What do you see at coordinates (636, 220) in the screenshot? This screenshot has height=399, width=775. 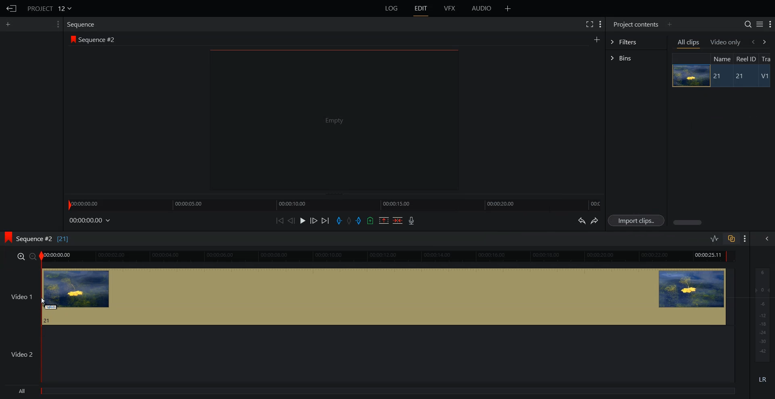 I see `Import clips` at bounding box center [636, 220].